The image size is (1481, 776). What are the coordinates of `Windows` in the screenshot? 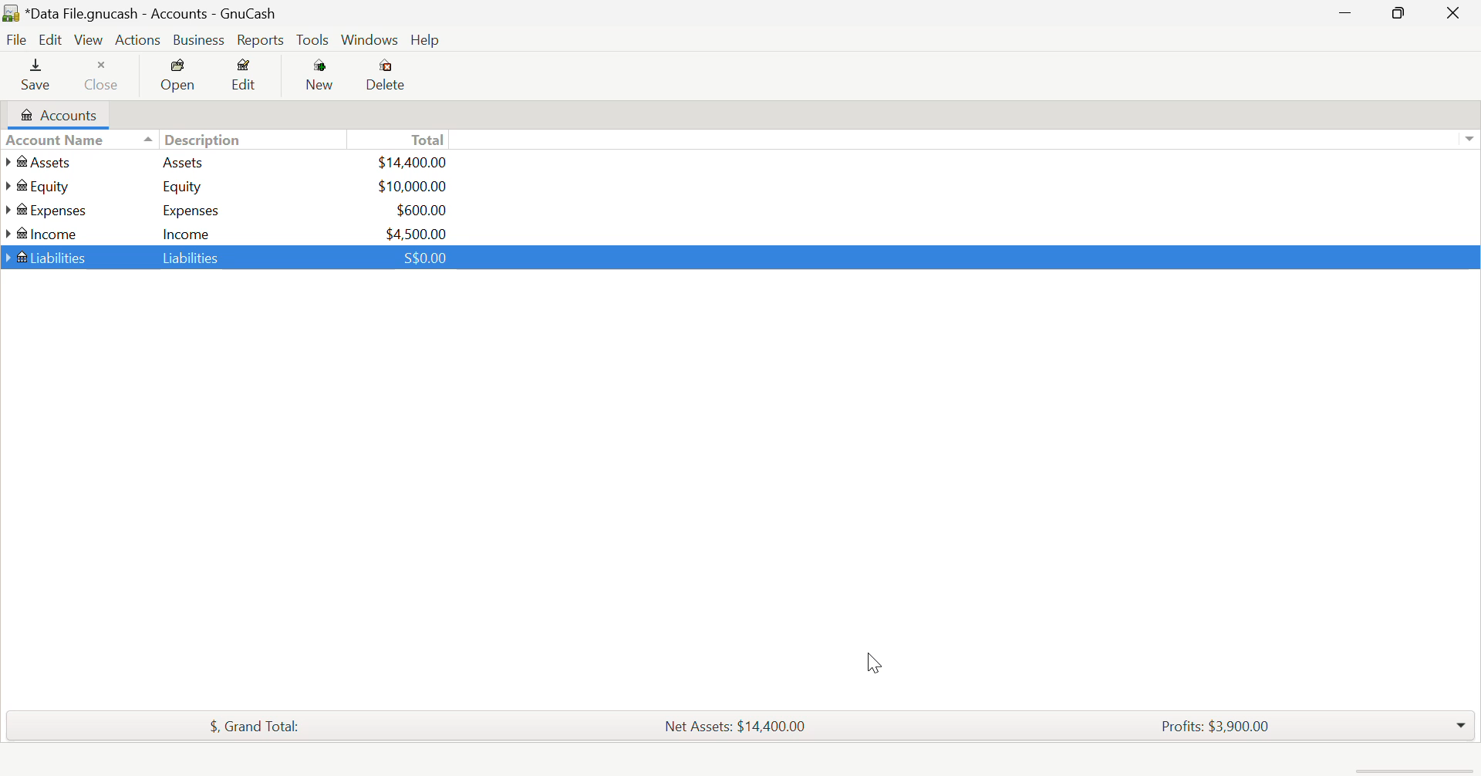 It's located at (370, 42).